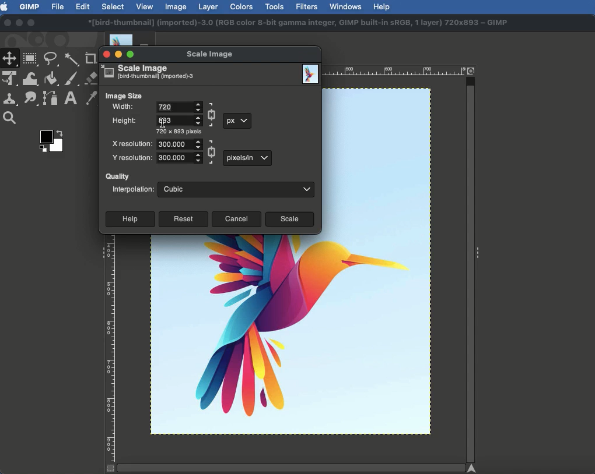 The height and width of the screenshot is (474, 595). What do you see at coordinates (30, 59) in the screenshot?
I see `Rectangular selector` at bounding box center [30, 59].